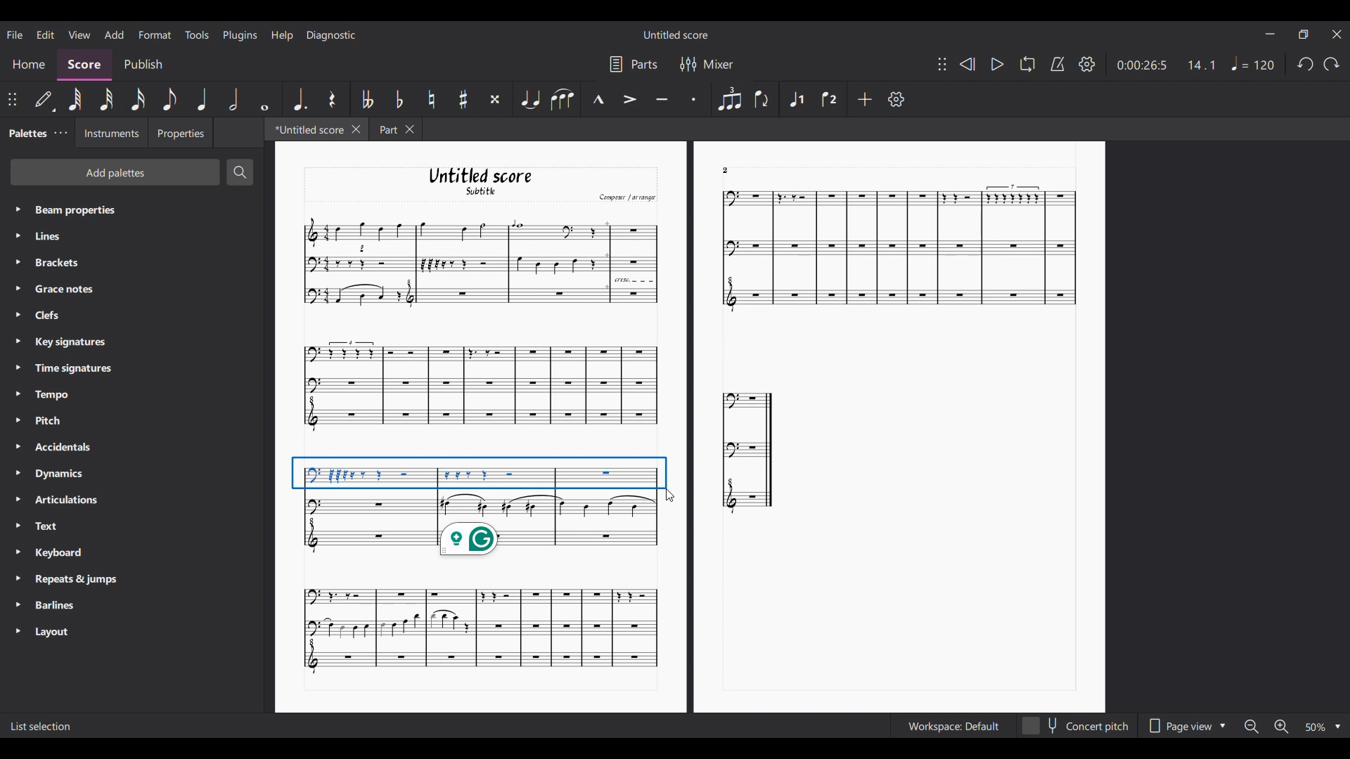  I want to click on Zoom out, so click(1249, 726).